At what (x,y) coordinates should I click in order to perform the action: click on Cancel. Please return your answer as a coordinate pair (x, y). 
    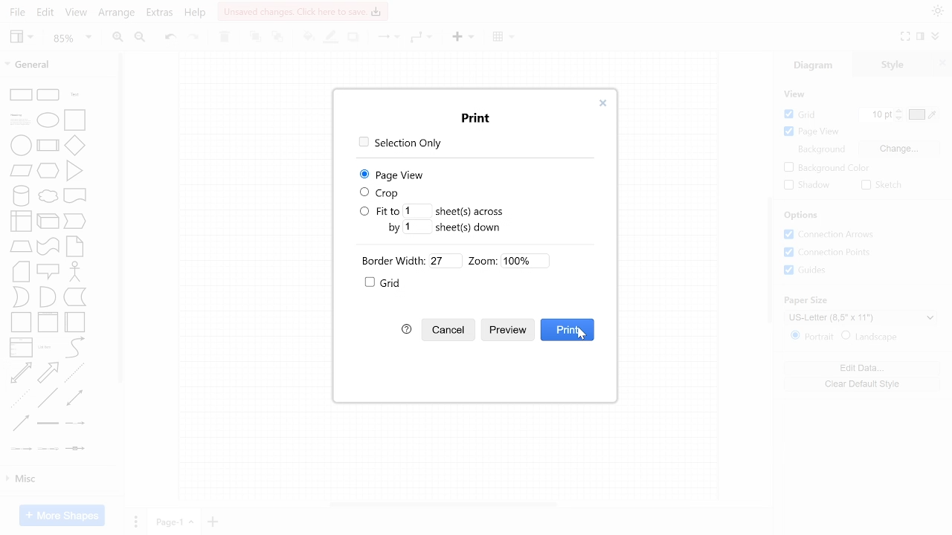
    Looking at the image, I should click on (448, 330).